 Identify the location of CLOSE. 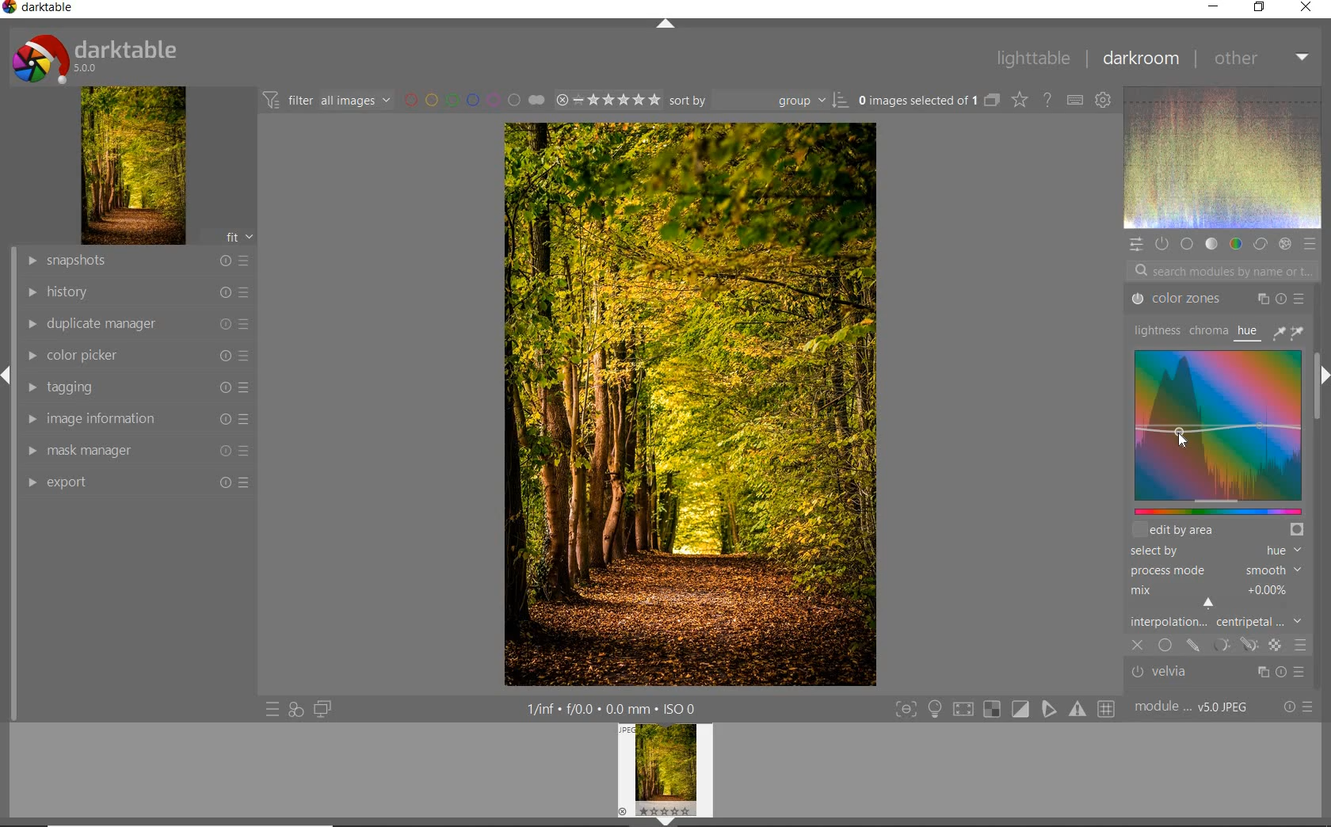
(1311, 8).